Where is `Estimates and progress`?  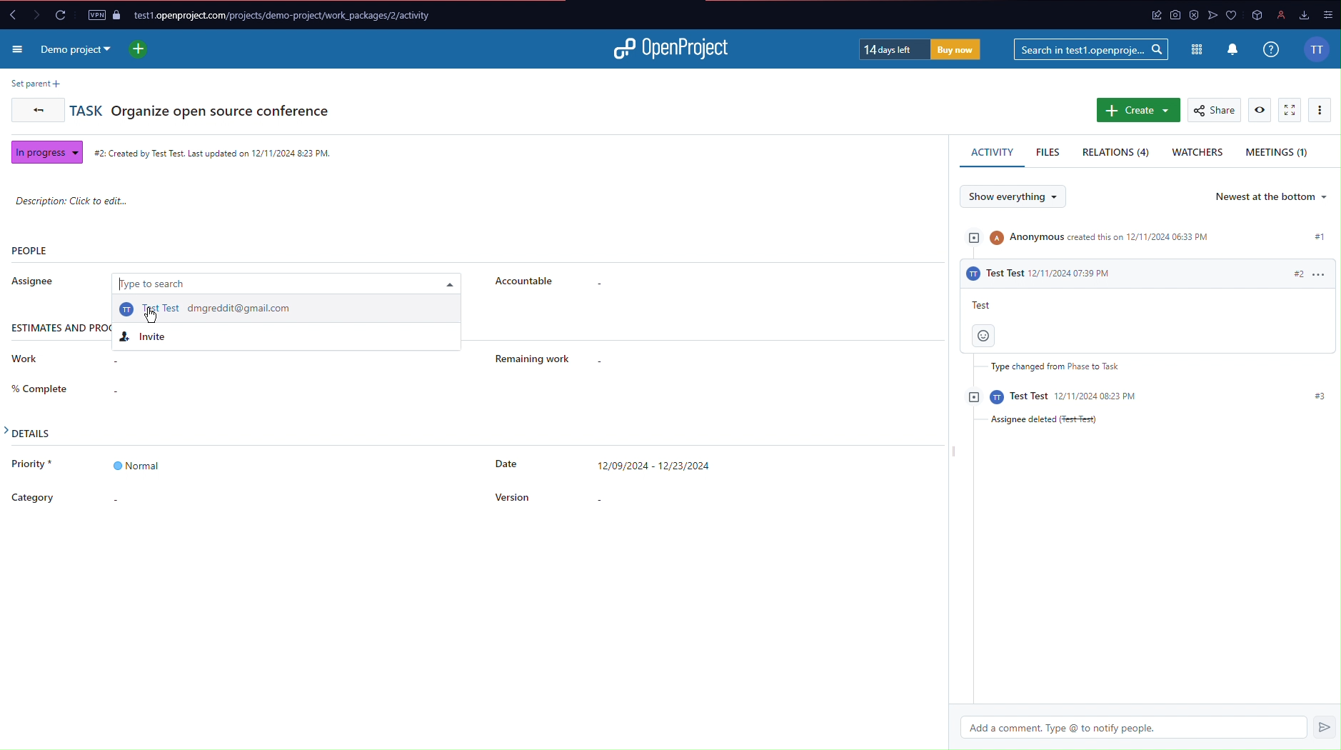 Estimates and progress is located at coordinates (56, 325).